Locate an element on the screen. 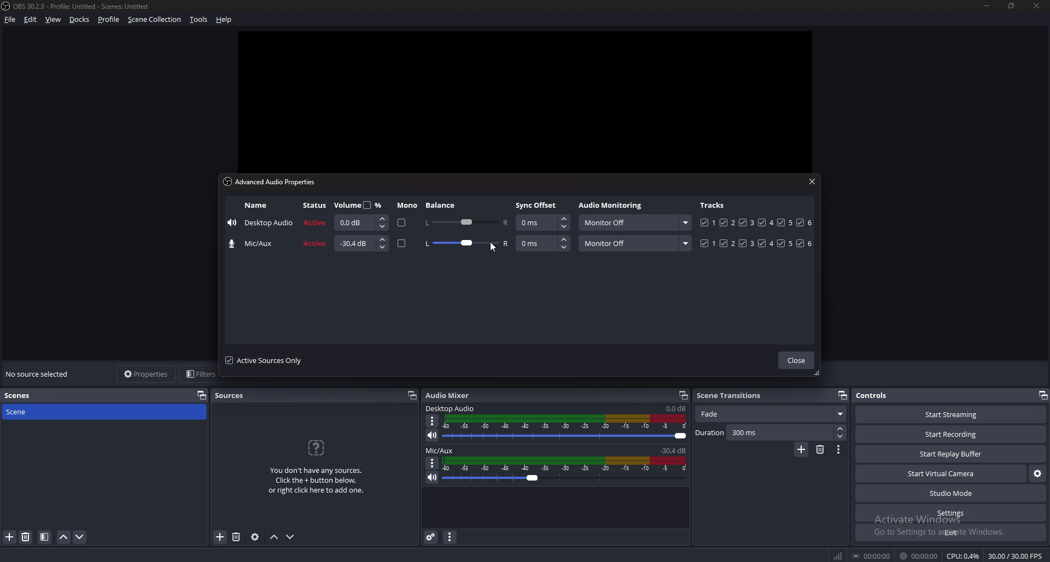 The image size is (1050, 562). sources is located at coordinates (236, 394).